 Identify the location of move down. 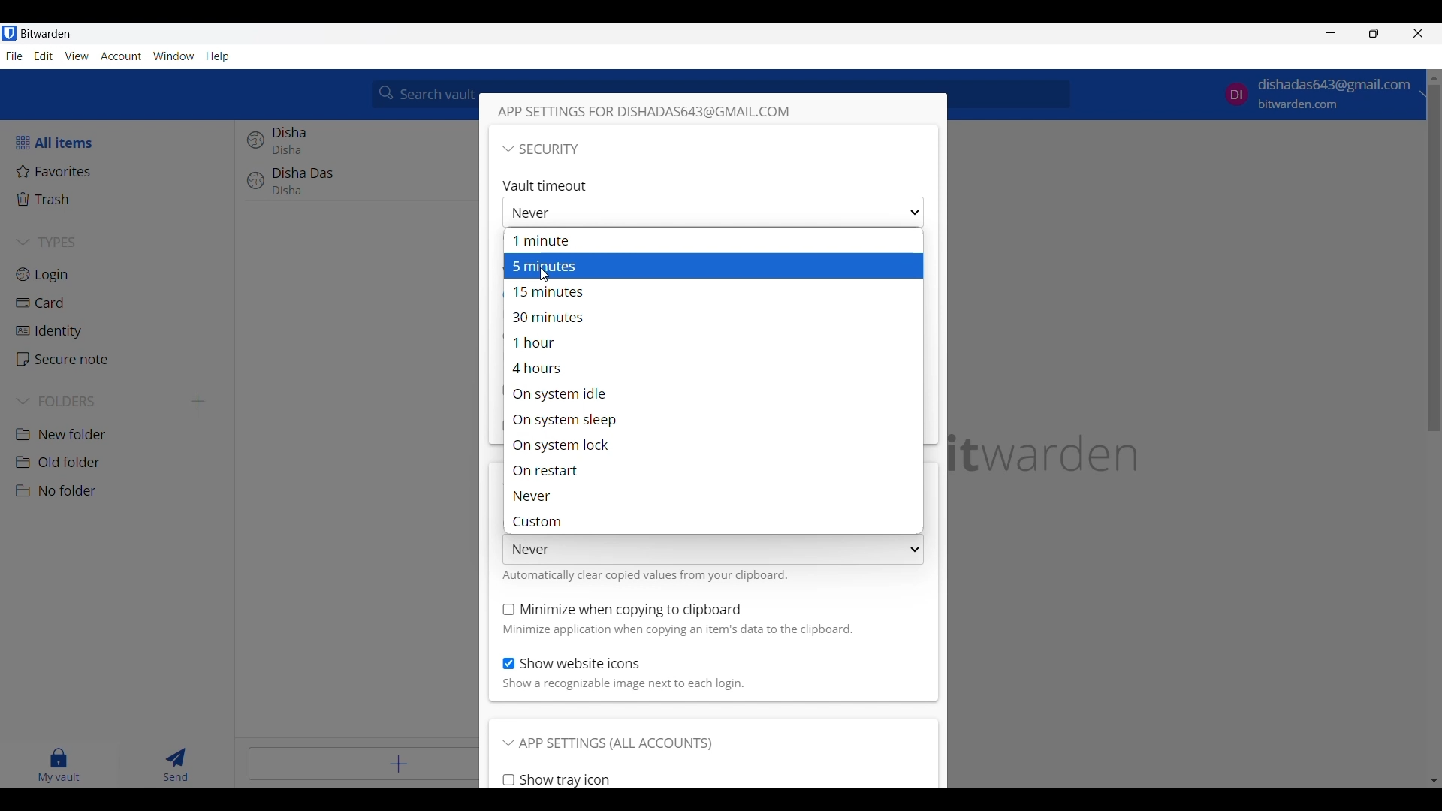
(1433, 779).